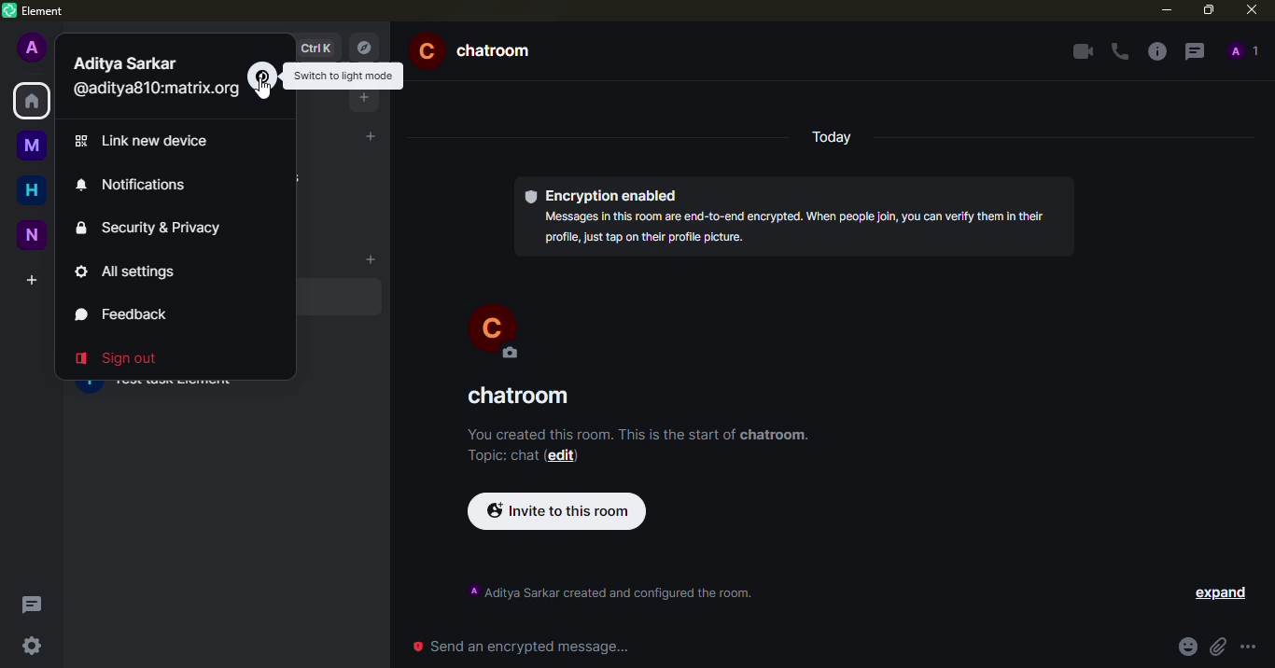 This screenshot has height=668, width=1275. What do you see at coordinates (1184, 648) in the screenshot?
I see `emoji` at bounding box center [1184, 648].